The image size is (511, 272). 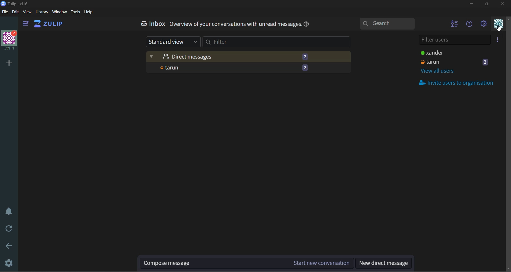 I want to click on settings menu, so click(x=485, y=24).